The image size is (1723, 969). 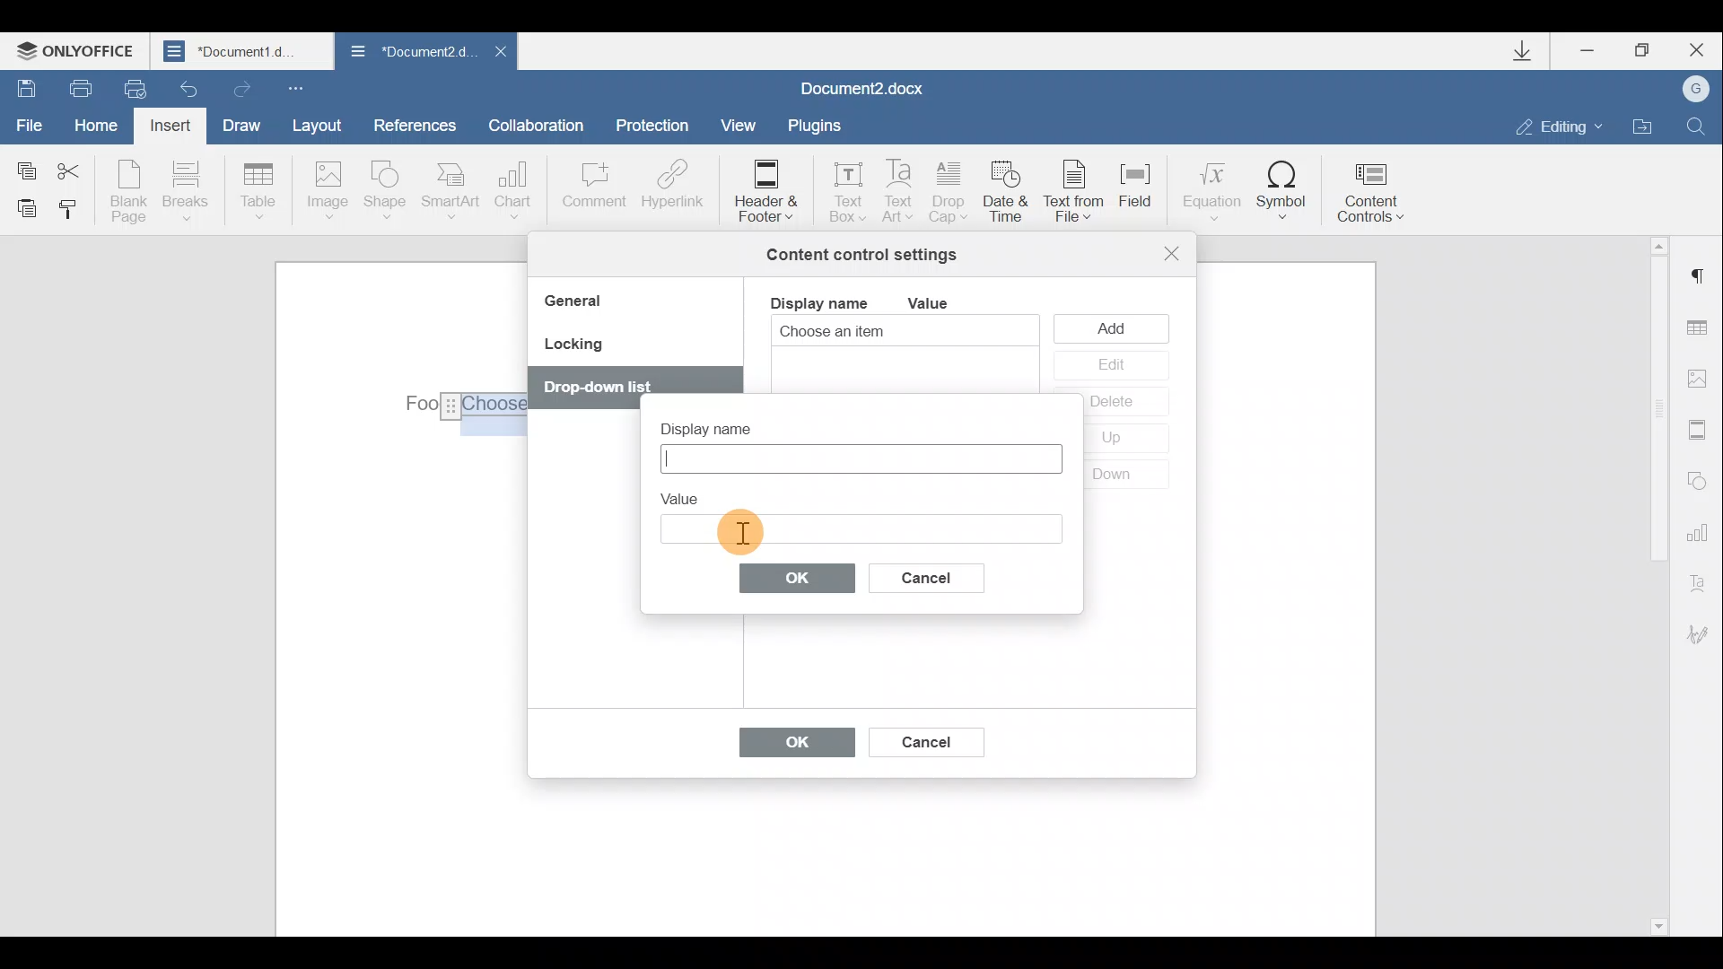 What do you see at coordinates (79, 50) in the screenshot?
I see `ONLYOFFICE` at bounding box center [79, 50].